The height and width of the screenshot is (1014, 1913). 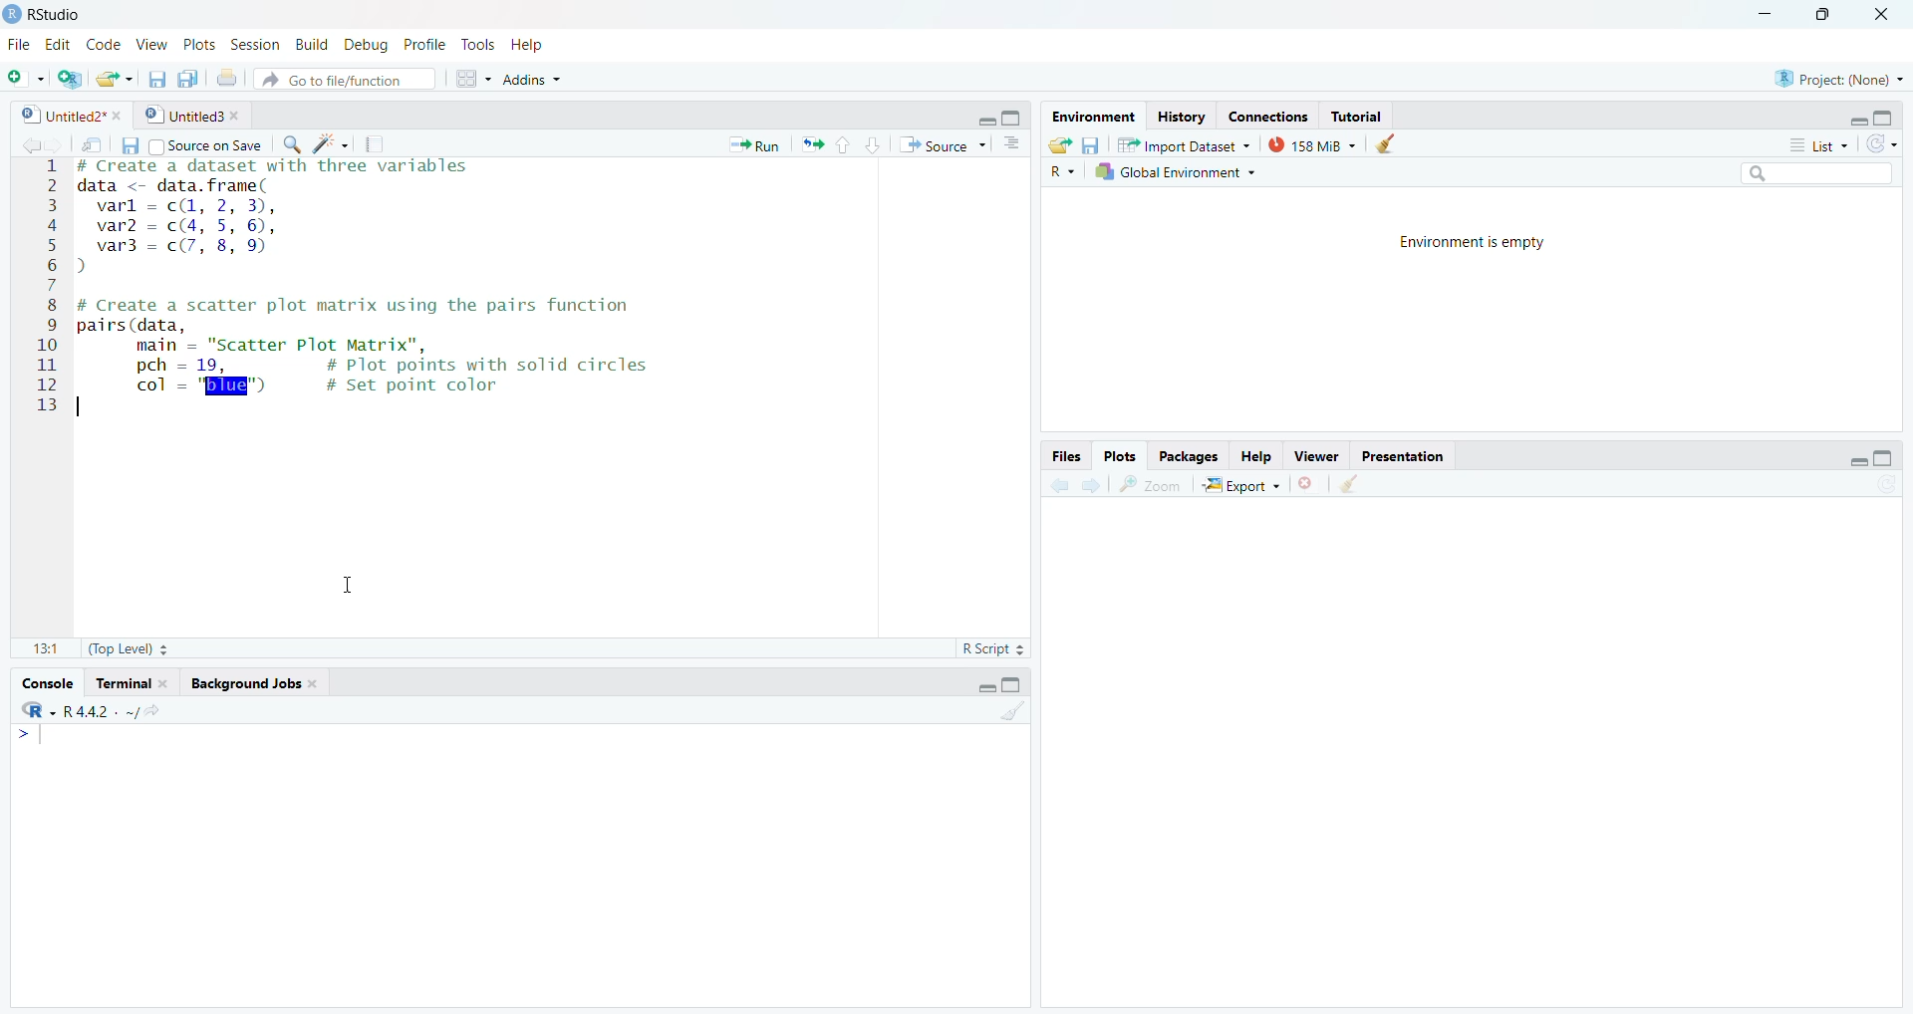 I want to click on * Run, so click(x=752, y=142).